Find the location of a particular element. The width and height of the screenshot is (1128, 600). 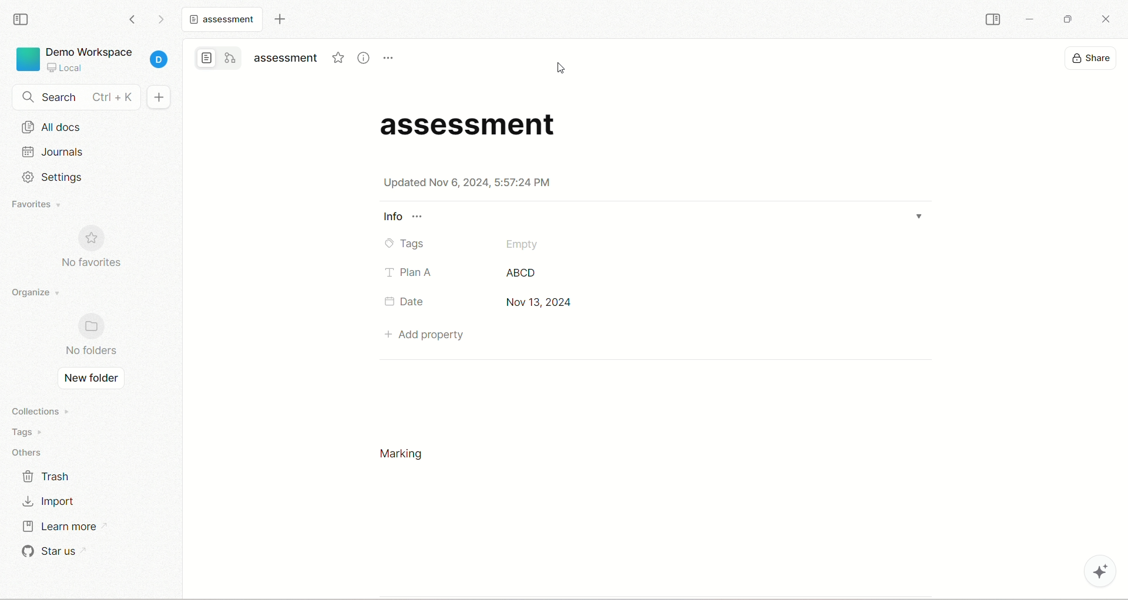

cursor is located at coordinates (560, 69).